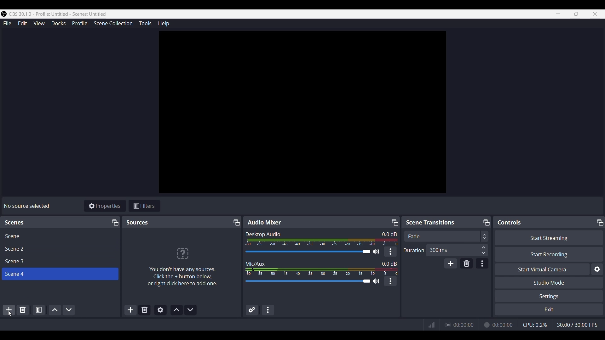  I want to click on Move scene down, so click(69, 309).